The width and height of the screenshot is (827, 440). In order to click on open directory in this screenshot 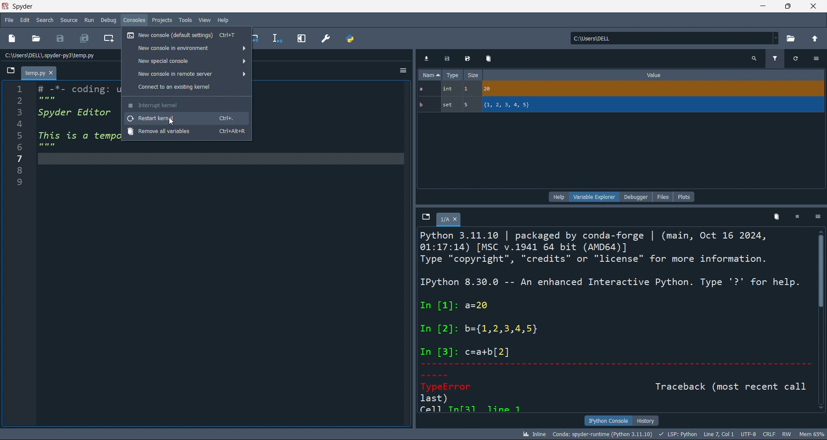, I will do `click(793, 39)`.